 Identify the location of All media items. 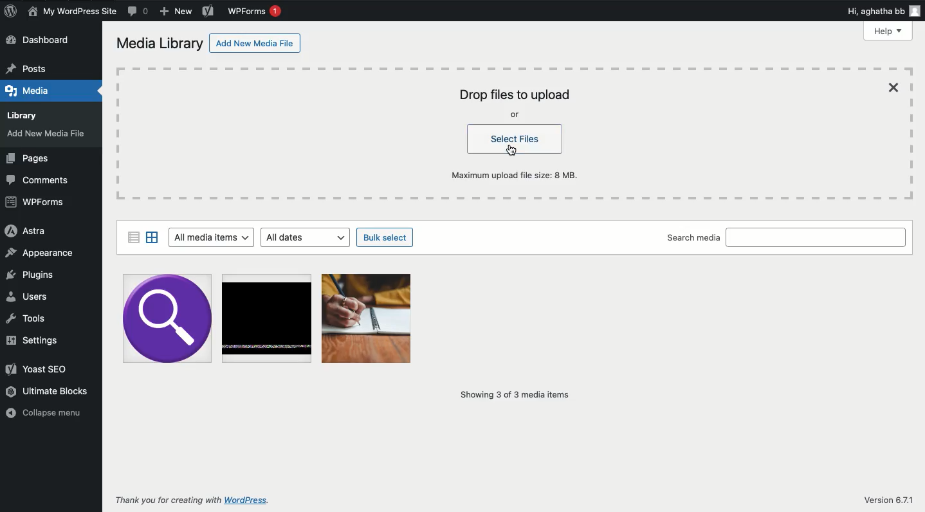
(210, 238).